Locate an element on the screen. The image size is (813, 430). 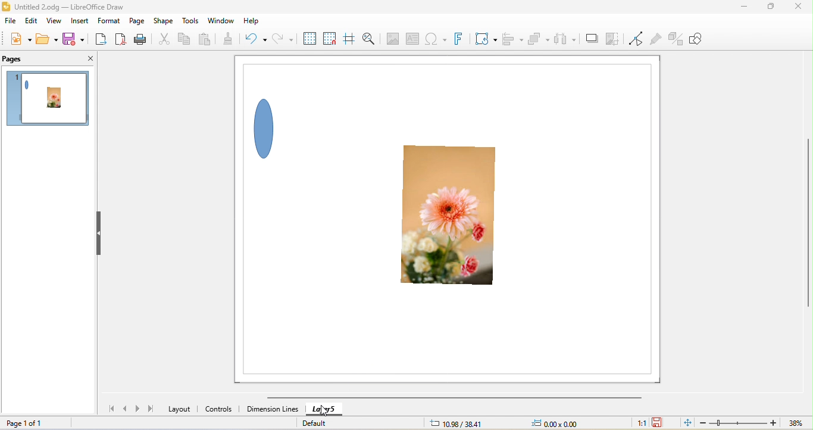
first page is located at coordinates (108, 408).